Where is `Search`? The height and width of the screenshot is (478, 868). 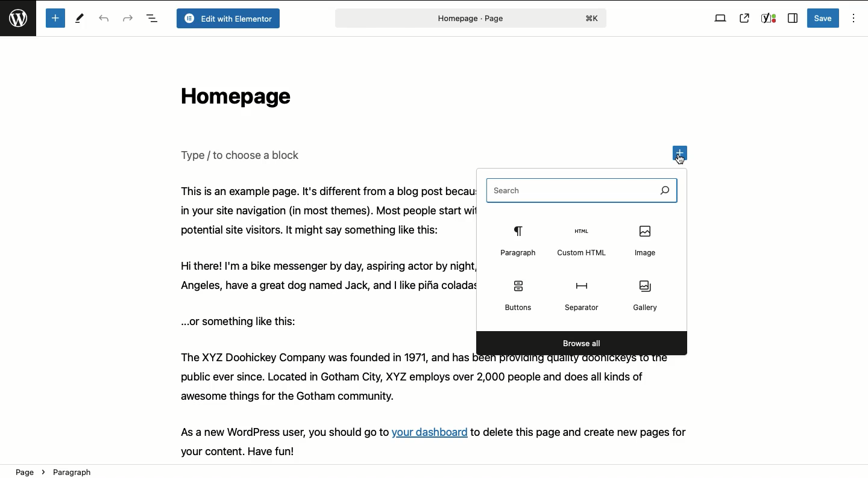 Search is located at coordinates (582, 190).